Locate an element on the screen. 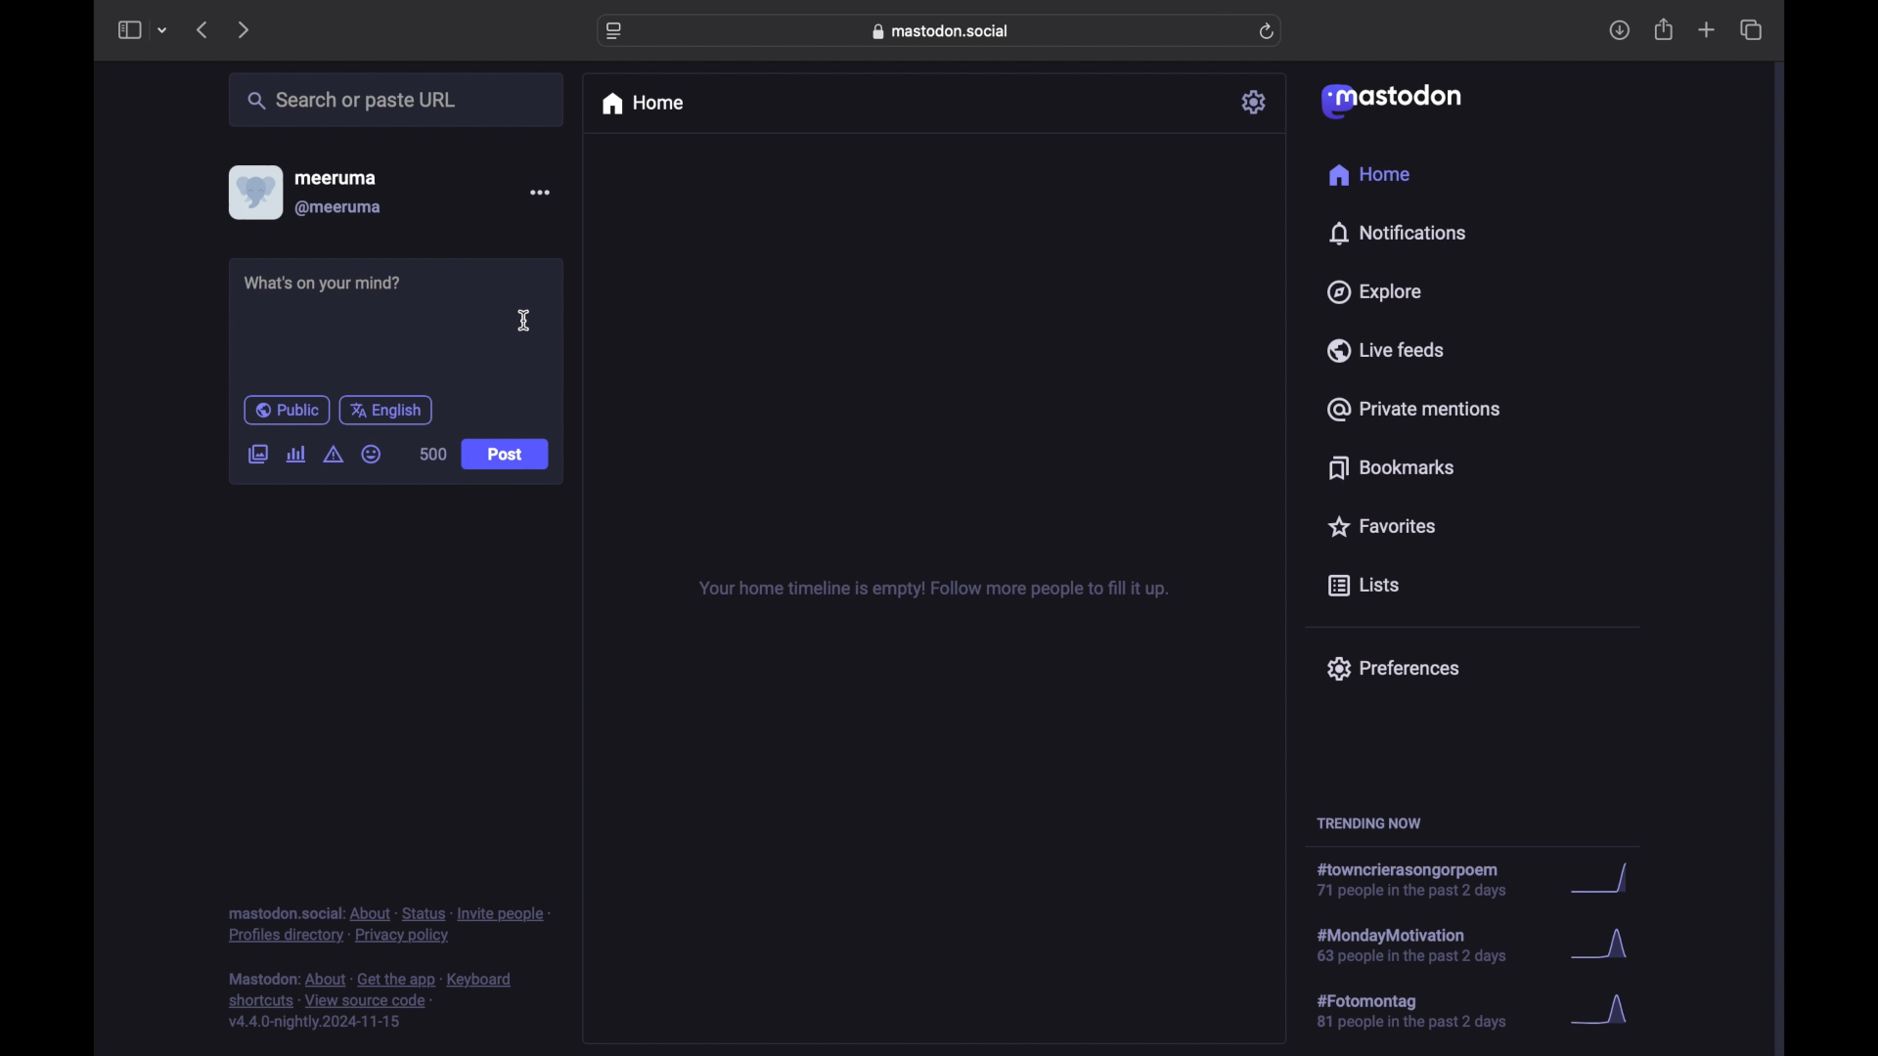  add poll is located at coordinates (297, 455).